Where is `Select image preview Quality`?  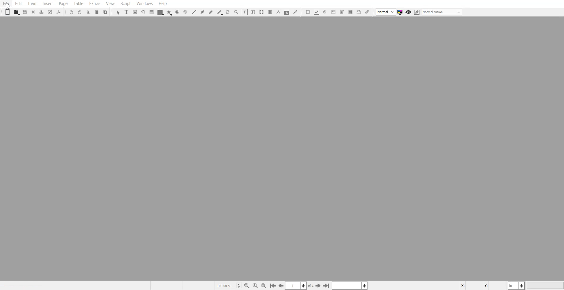 Select image preview Quality is located at coordinates (386, 12).